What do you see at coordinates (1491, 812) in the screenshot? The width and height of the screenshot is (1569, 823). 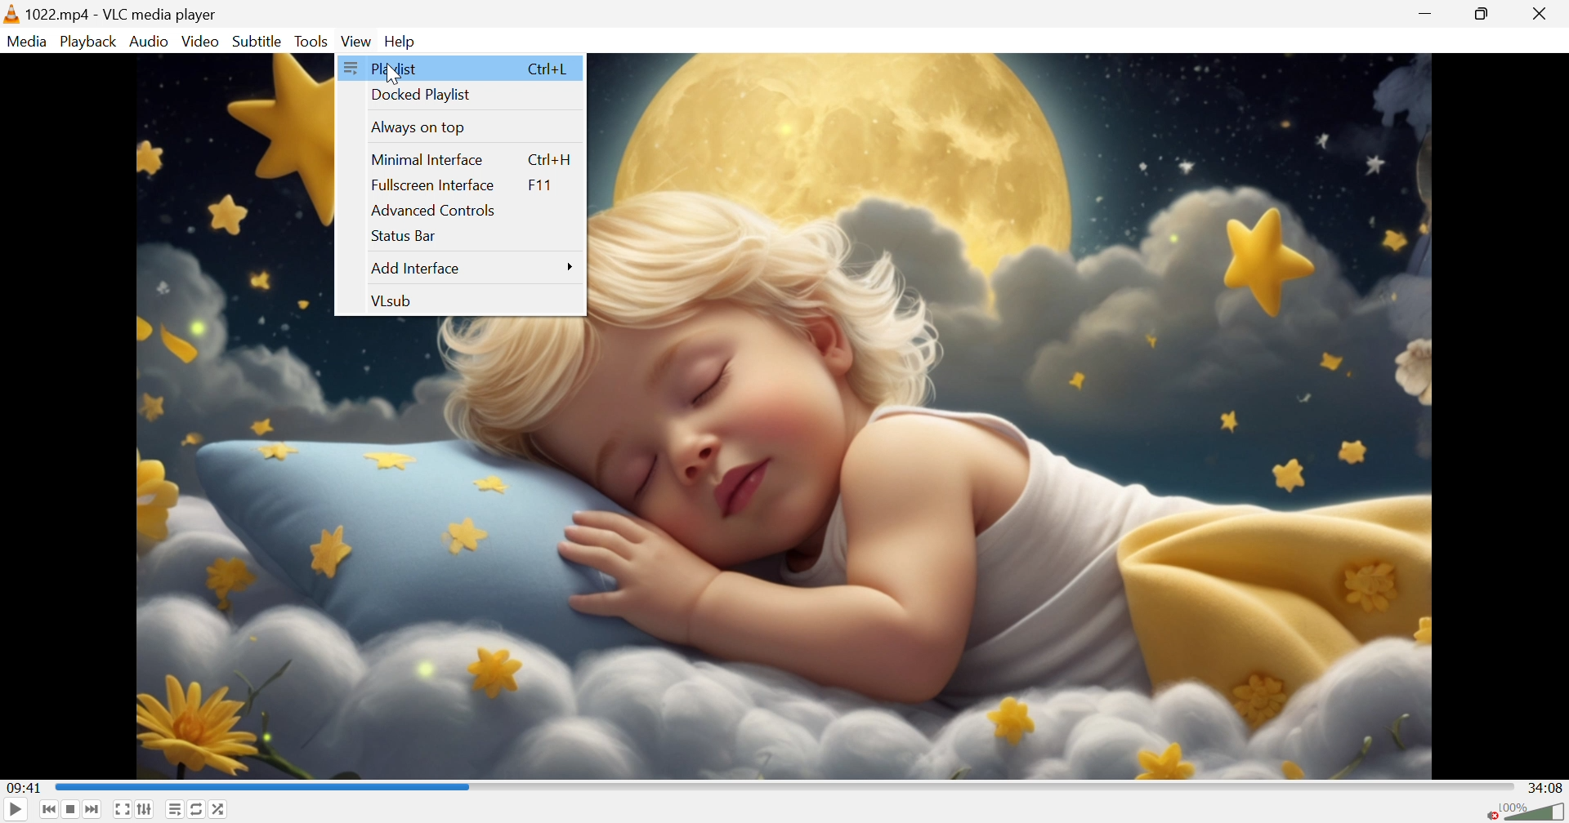 I see `Unmute` at bounding box center [1491, 812].